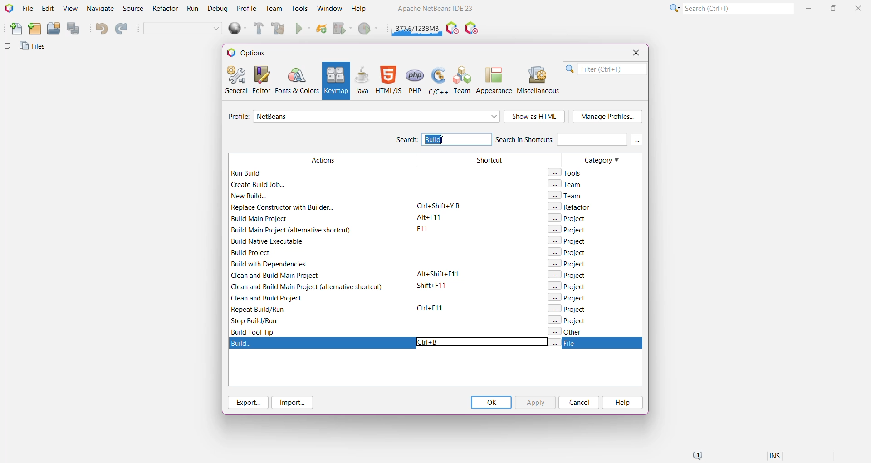 The image size is (871, 463). What do you see at coordinates (593, 244) in the screenshot?
I see `Category` at bounding box center [593, 244].